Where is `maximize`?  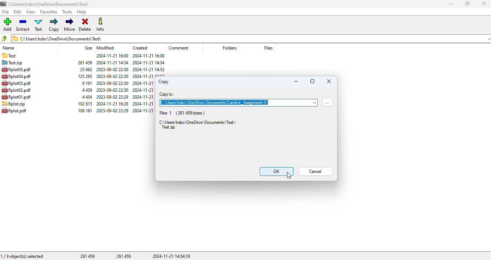
maximize is located at coordinates (312, 81).